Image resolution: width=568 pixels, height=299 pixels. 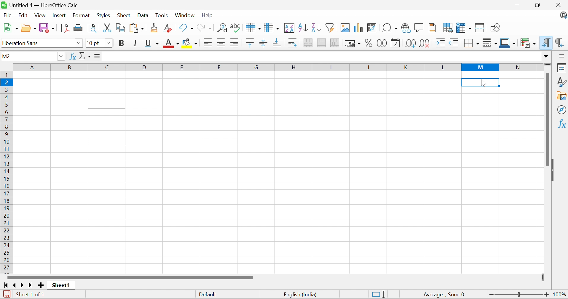 I want to click on Scroll to next sheet, so click(x=23, y=285).